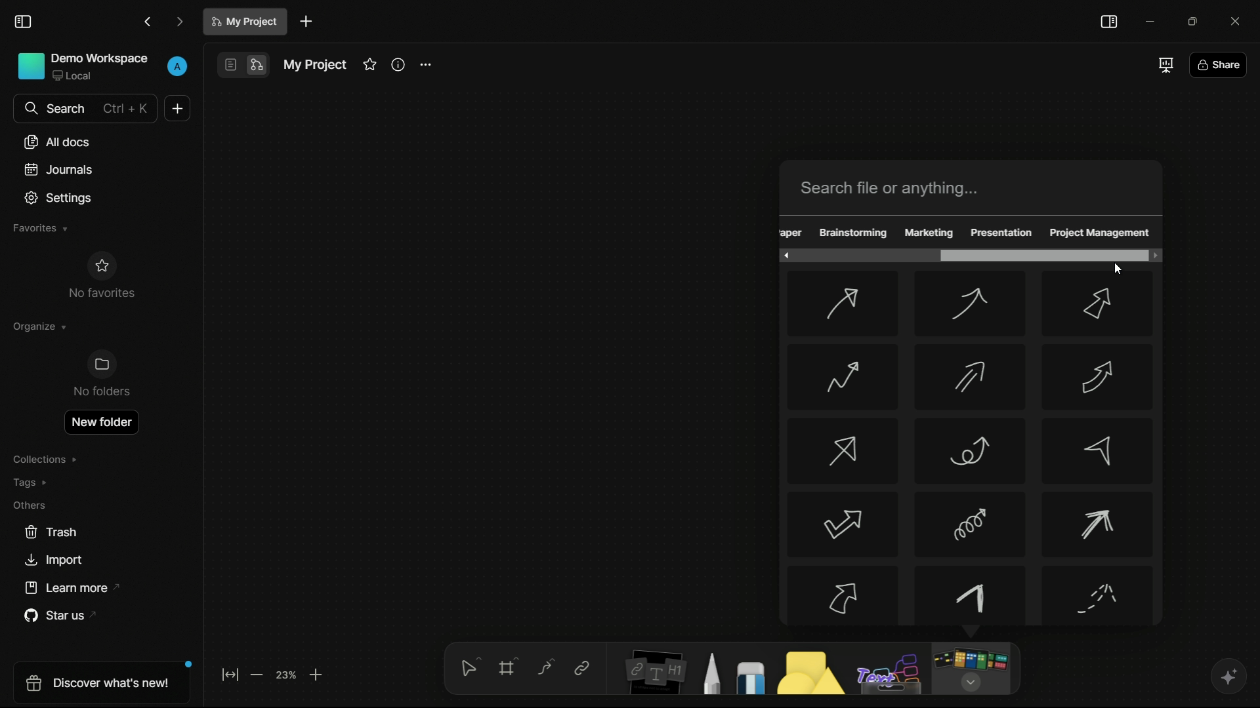 The width and height of the screenshot is (1260, 708). What do you see at coordinates (968, 451) in the screenshot?
I see `arrow-8` at bounding box center [968, 451].